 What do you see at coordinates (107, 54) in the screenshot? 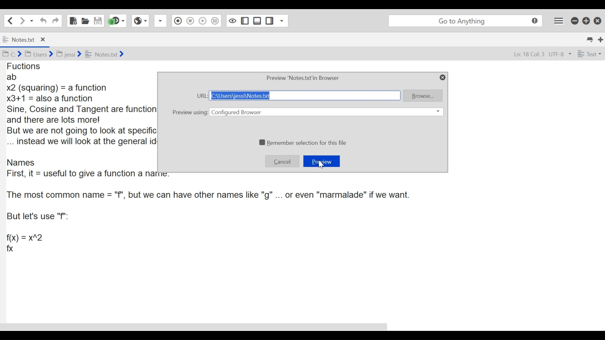
I see ` Notes.txt` at bounding box center [107, 54].